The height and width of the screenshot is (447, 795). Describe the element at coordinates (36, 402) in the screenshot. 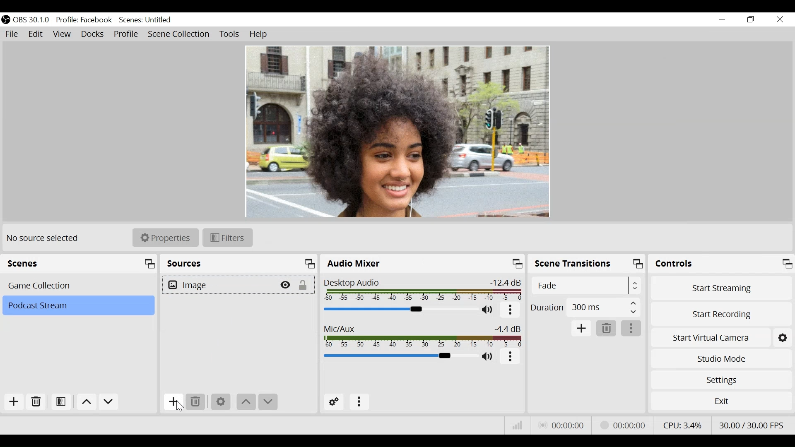

I see `Remove` at that location.